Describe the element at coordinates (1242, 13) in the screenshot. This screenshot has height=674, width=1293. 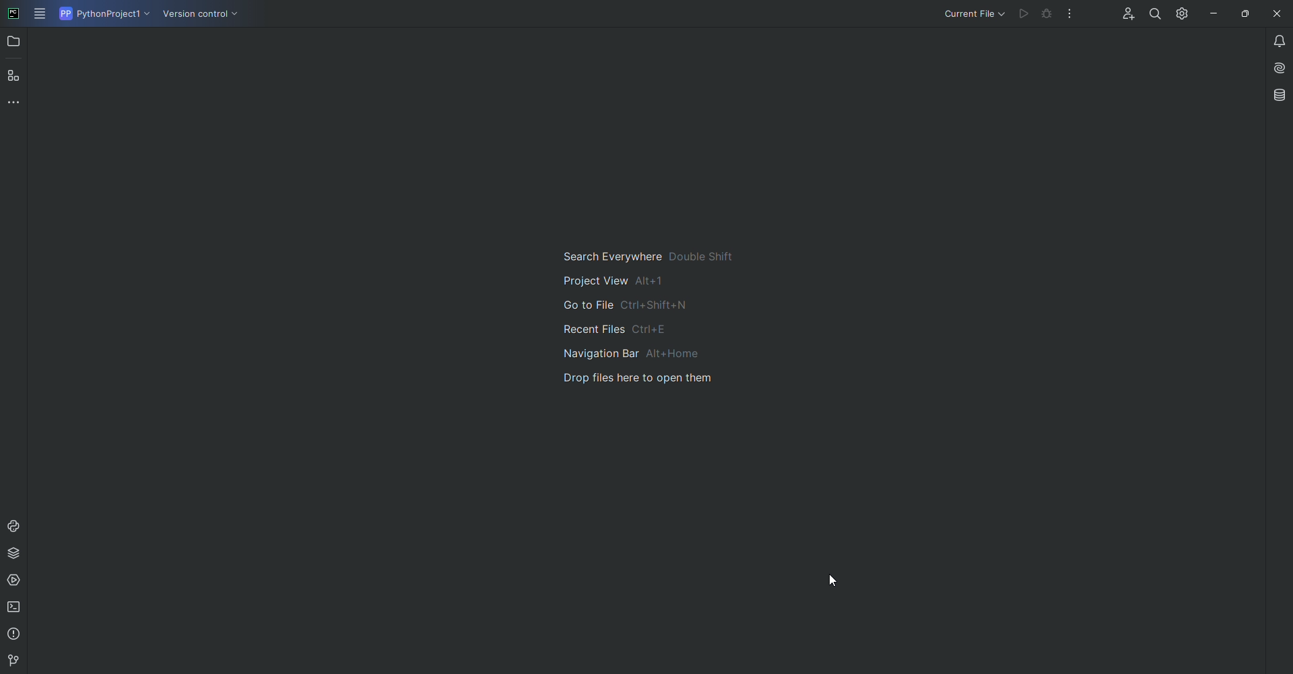
I see `Restore` at that location.